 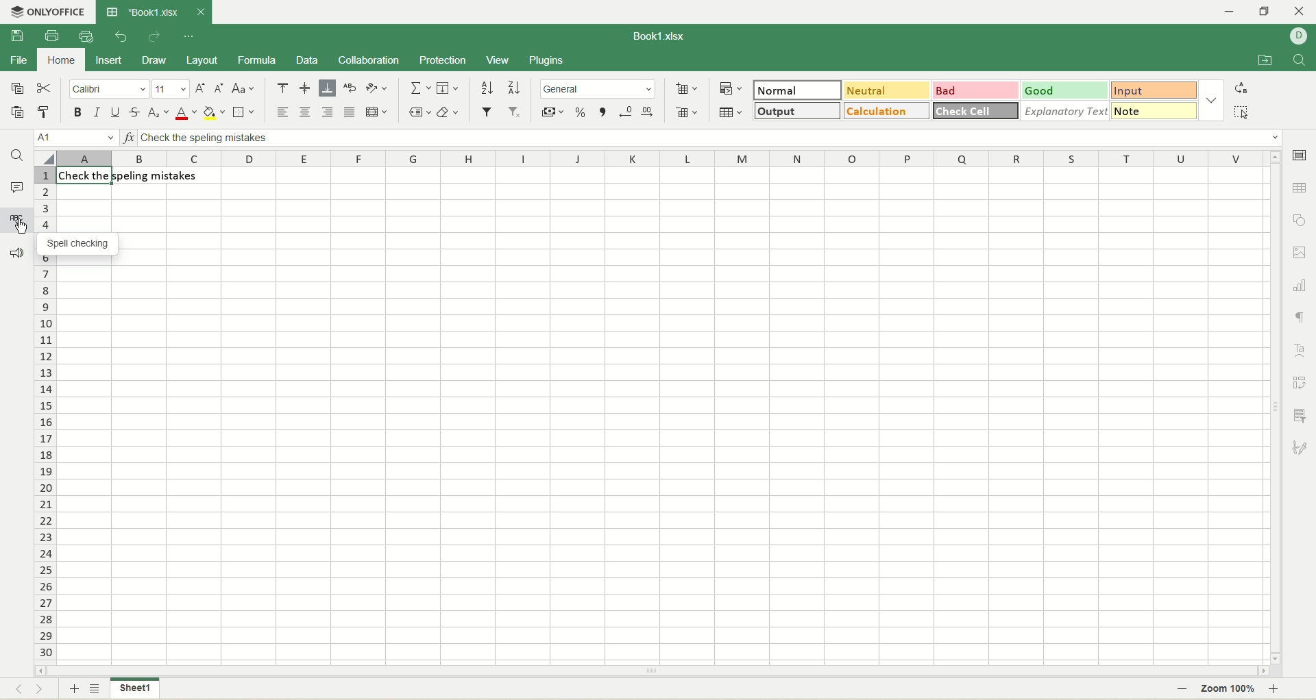 What do you see at coordinates (1266, 12) in the screenshot?
I see `maximize` at bounding box center [1266, 12].